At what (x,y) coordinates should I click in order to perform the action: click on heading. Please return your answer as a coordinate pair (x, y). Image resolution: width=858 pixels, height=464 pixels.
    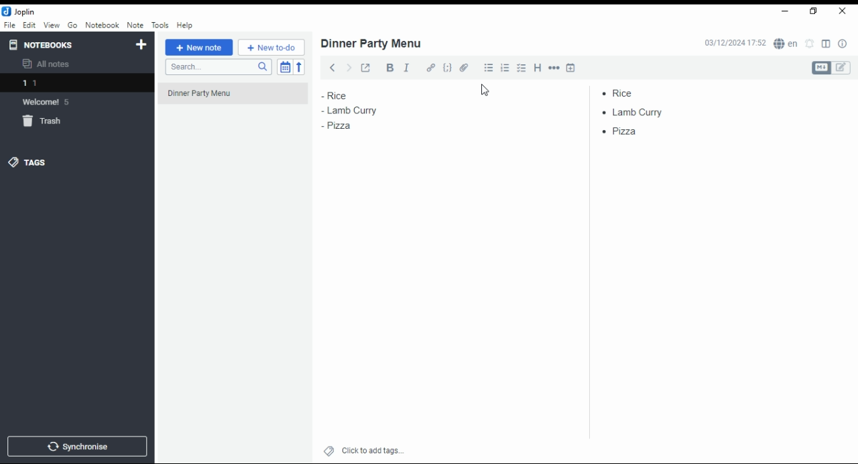
    Looking at the image, I should click on (538, 68).